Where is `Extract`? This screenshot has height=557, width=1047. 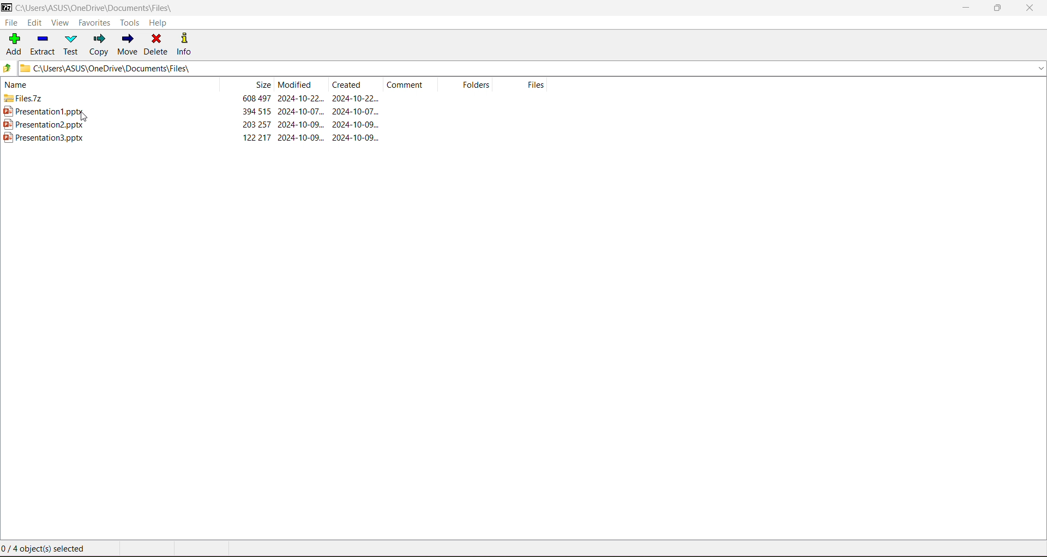 Extract is located at coordinates (41, 45).